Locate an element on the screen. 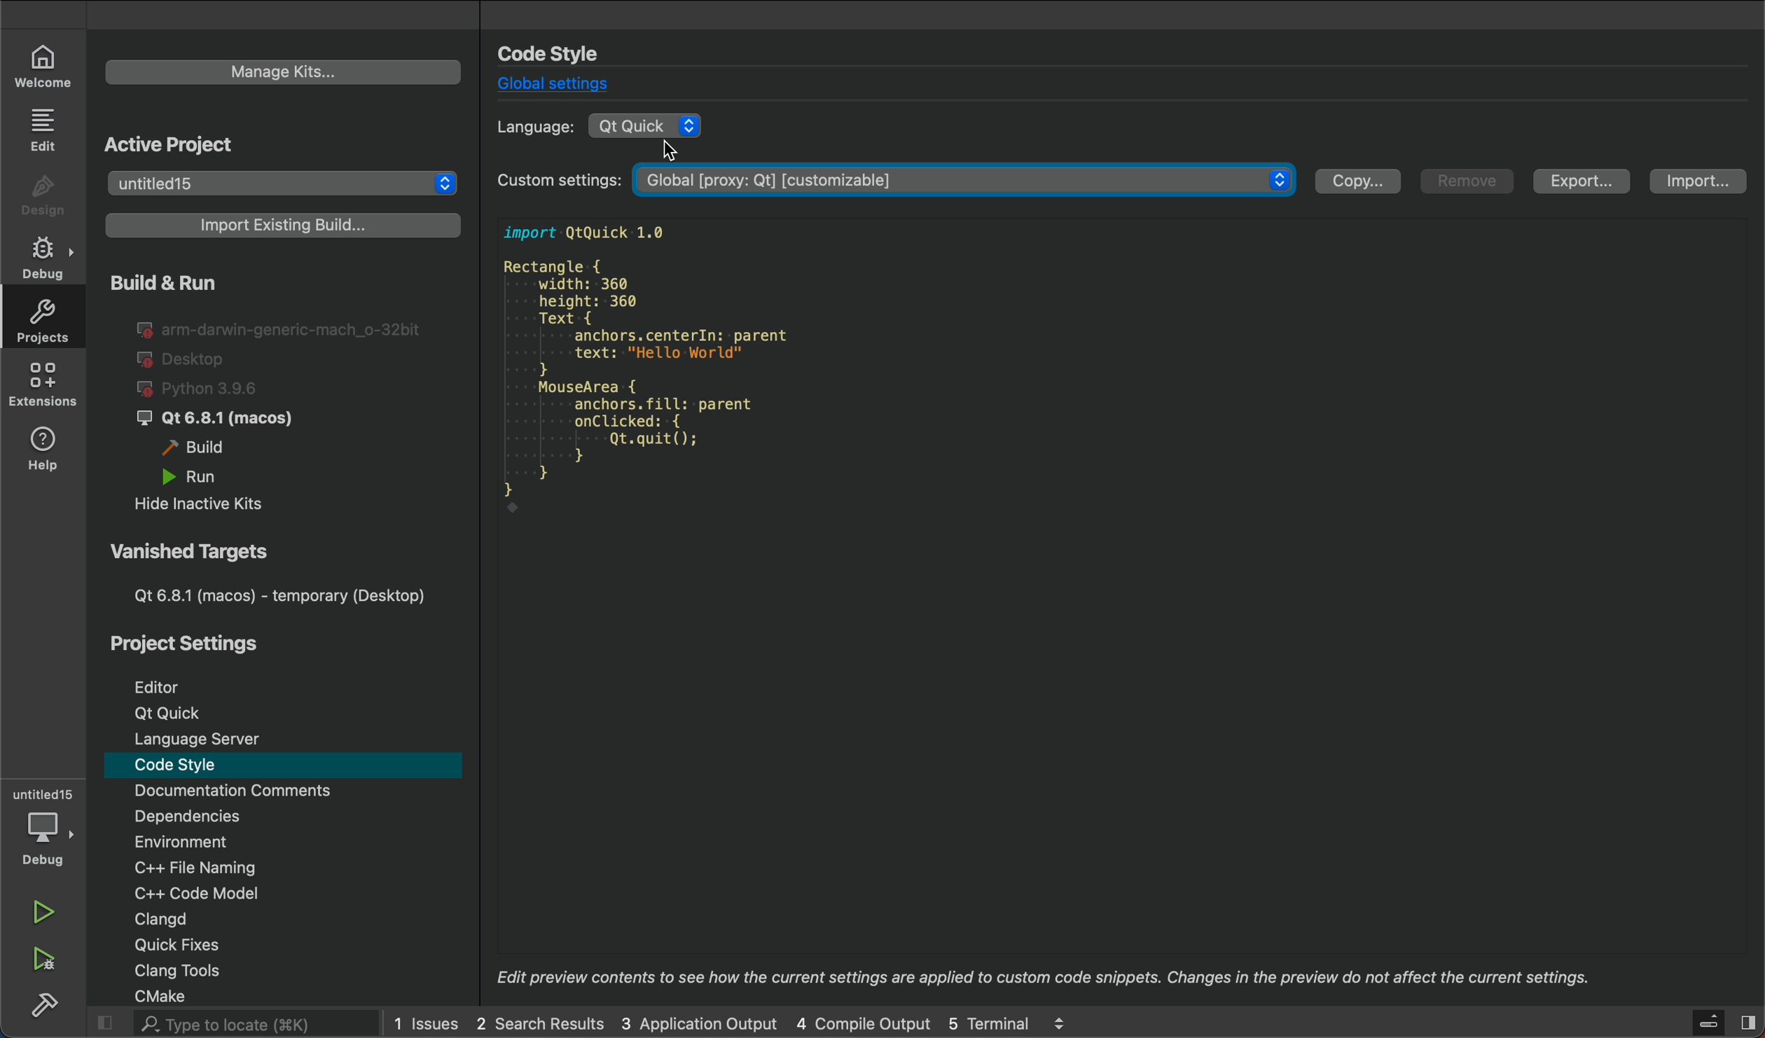 The width and height of the screenshot is (1765, 1038). cmake is located at coordinates (180, 995).